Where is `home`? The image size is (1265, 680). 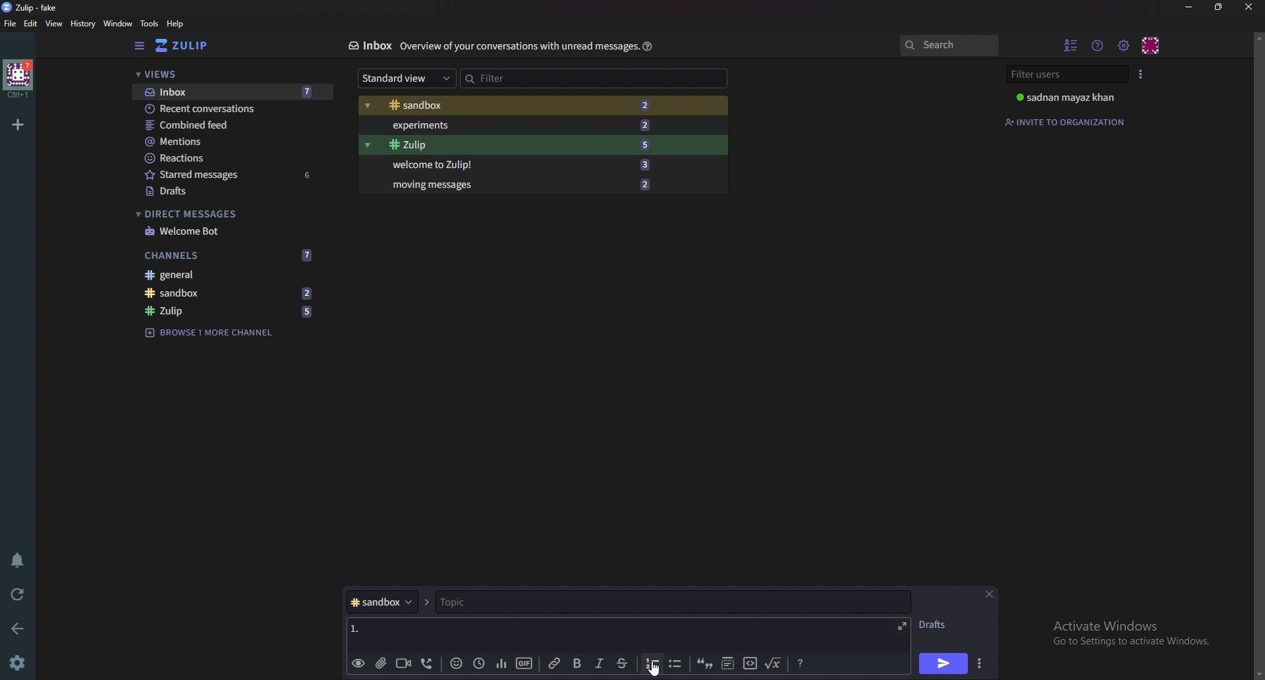
home is located at coordinates (17, 79).